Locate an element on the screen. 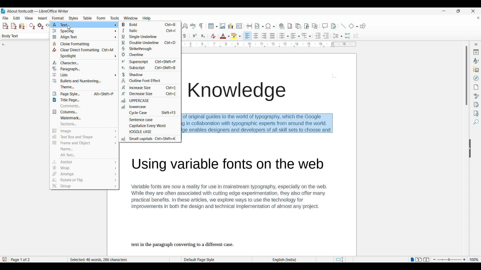 This screenshot has width=481, height=270. Page is located at coordinates (476, 87).